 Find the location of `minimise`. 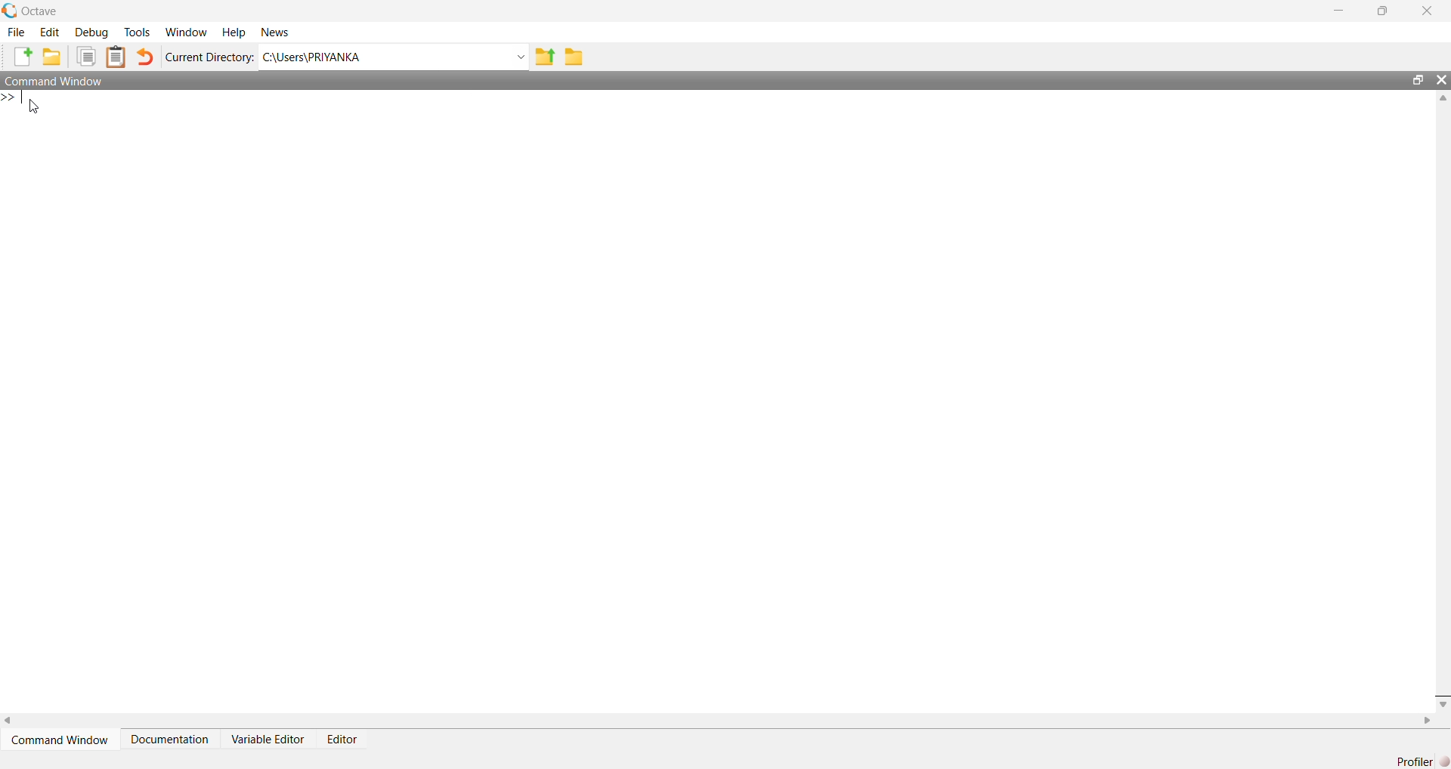

minimise is located at coordinates (1341, 9).